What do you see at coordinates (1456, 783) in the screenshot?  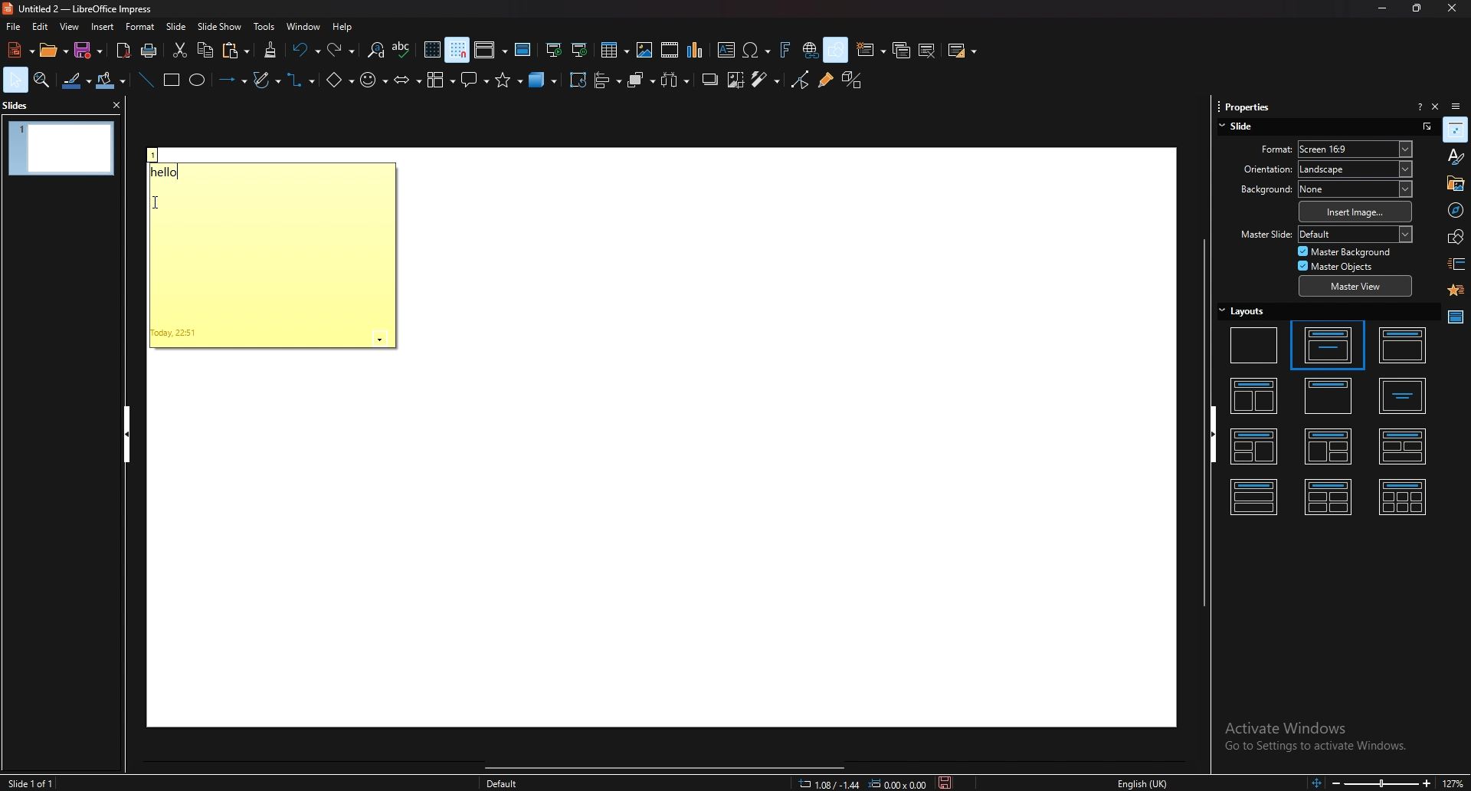 I see `zoom percentage 127%` at bounding box center [1456, 783].